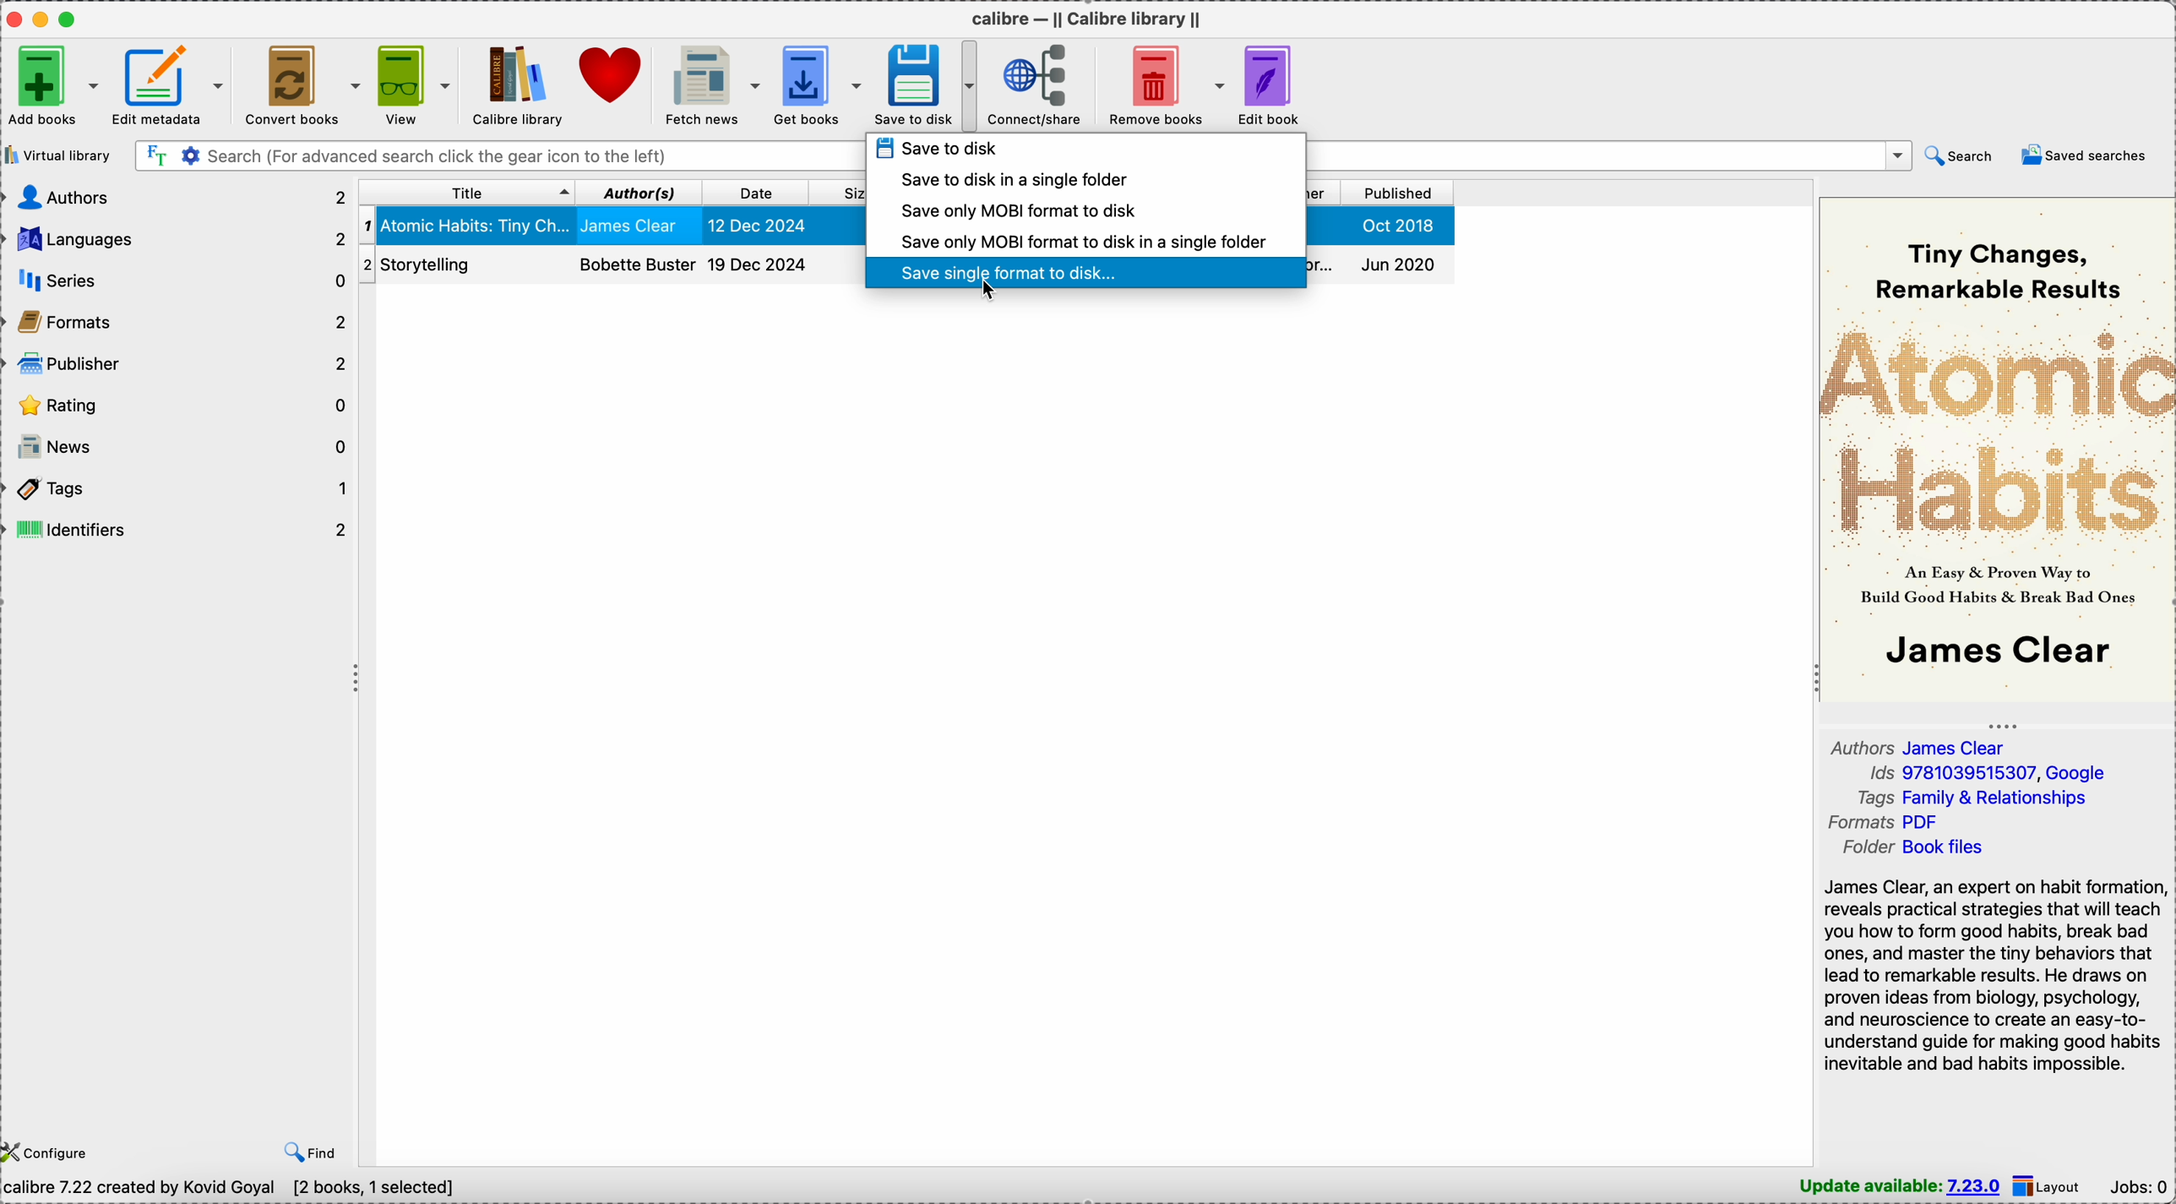 This screenshot has width=2176, height=1204. Describe the element at coordinates (517, 84) in the screenshot. I see `Calibre library` at that location.